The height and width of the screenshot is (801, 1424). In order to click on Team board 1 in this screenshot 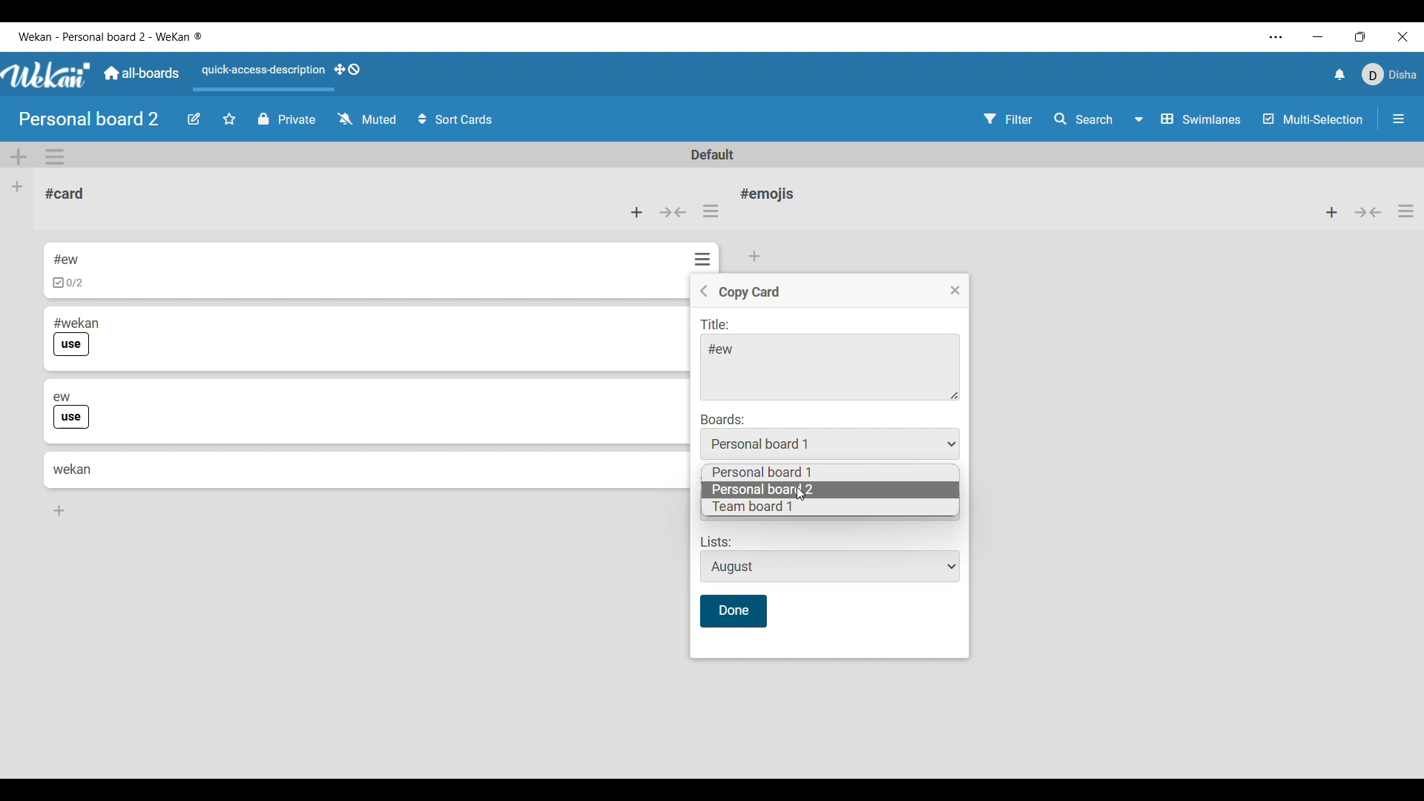, I will do `click(828, 509)`.